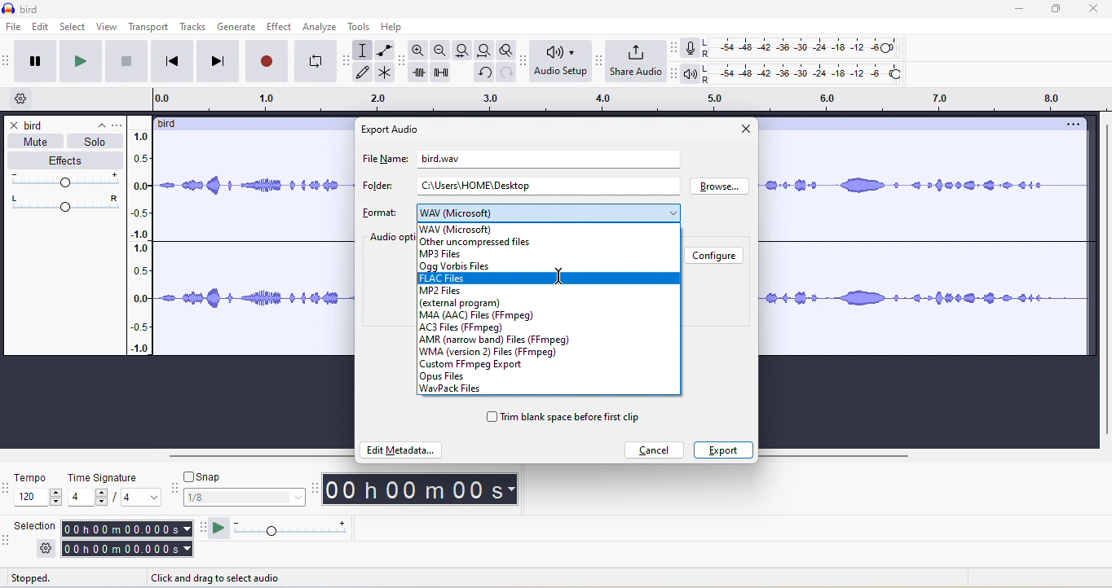 This screenshot has height=588, width=1112. What do you see at coordinates (196, 28) in the screenshot?
I see `tracks` at bounding box center [196, 28].